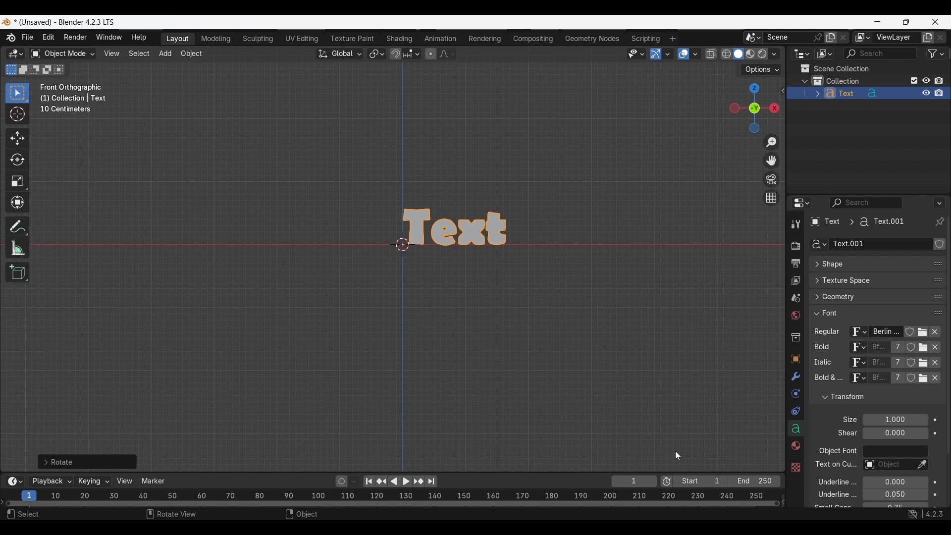 This screenshot has width=951, height=535. Describe the element at coordinates (35, 70) in the screenshot. I see `Subtract existing selection` at that location.